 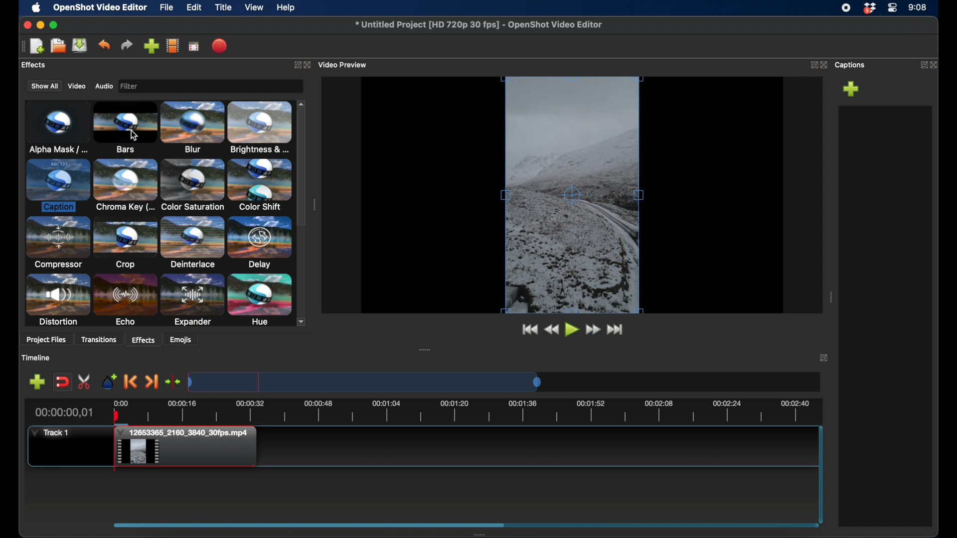 What do you see at coordinates (302, 103) in the screenshot?
I see `scroll up arrow` at bounding box center [302, 103].